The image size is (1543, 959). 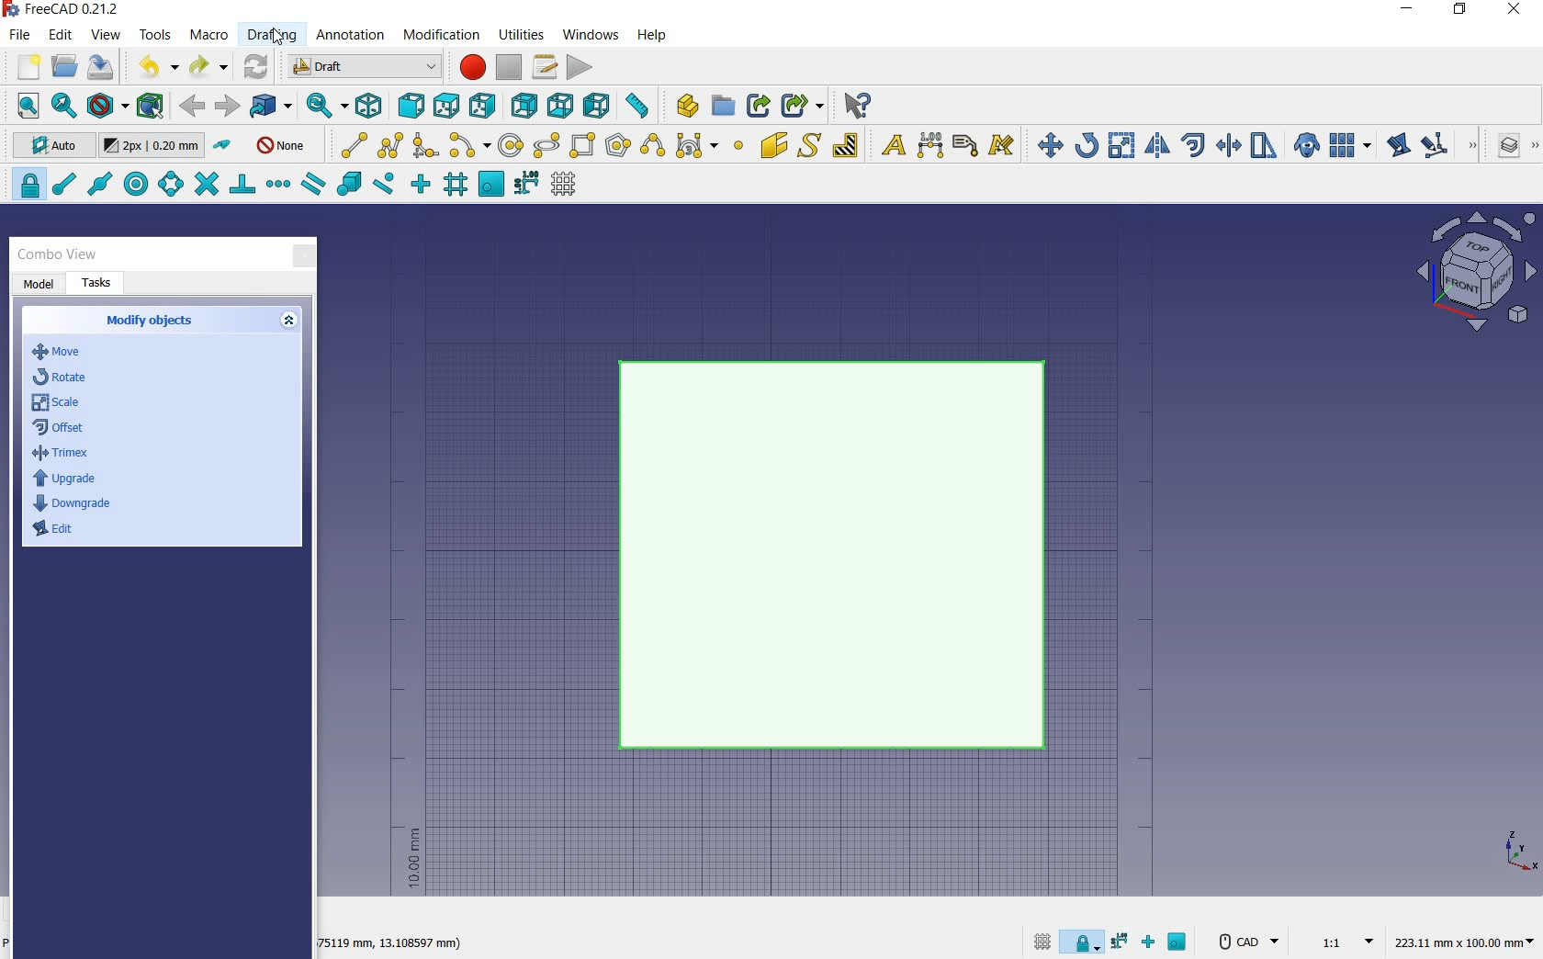 What do you see at coordinates (304, 257) in the screenshot?
I see `close` at bounding box center [304, 257].